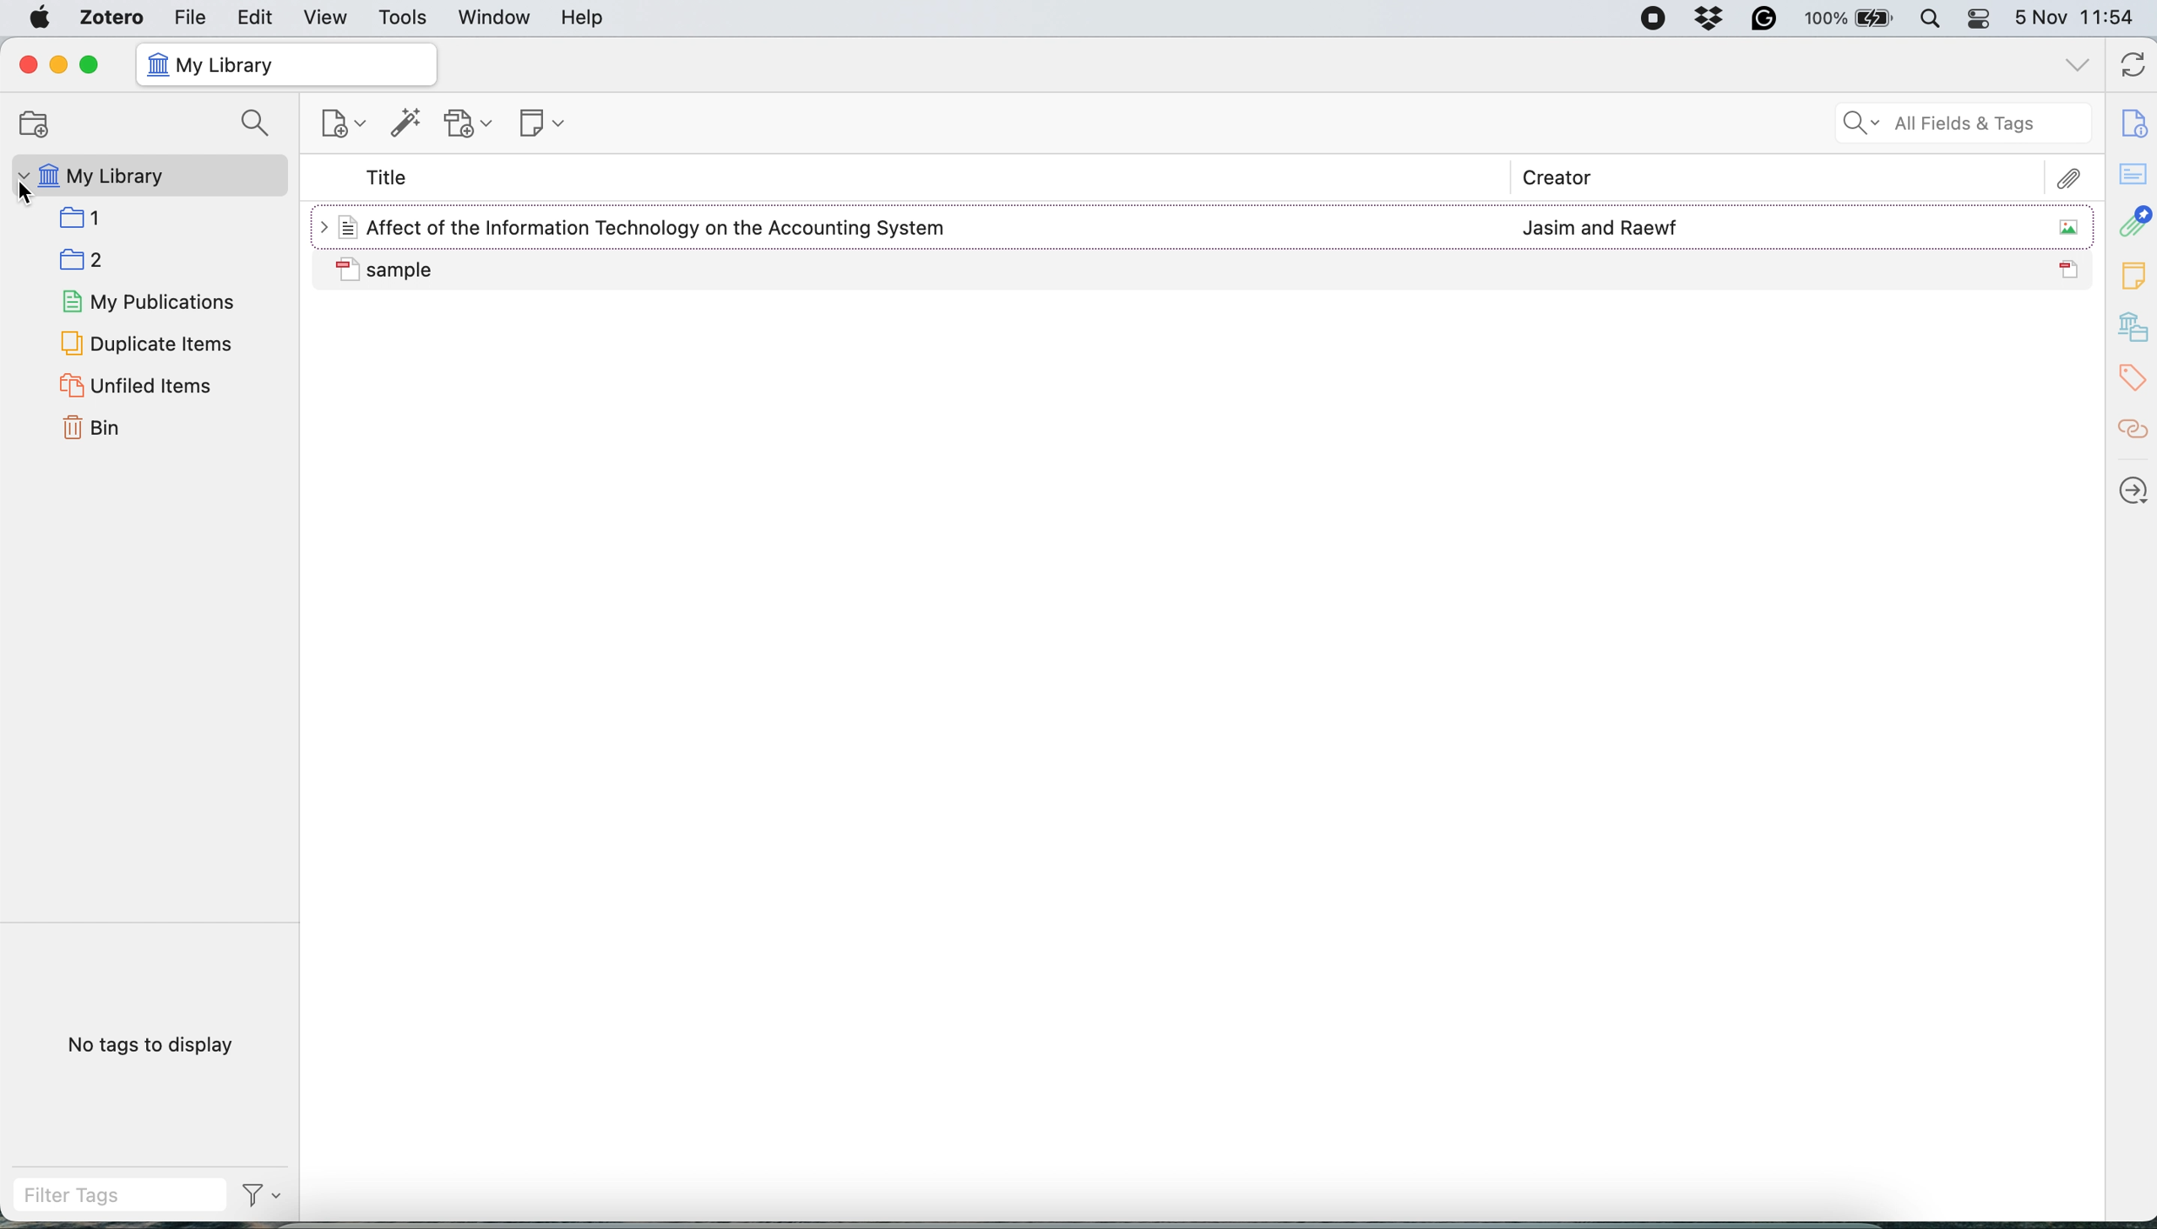  What do you see at coordinates (253, 123) in the screenshot?
I see `search` at bounding box center [253, 123].